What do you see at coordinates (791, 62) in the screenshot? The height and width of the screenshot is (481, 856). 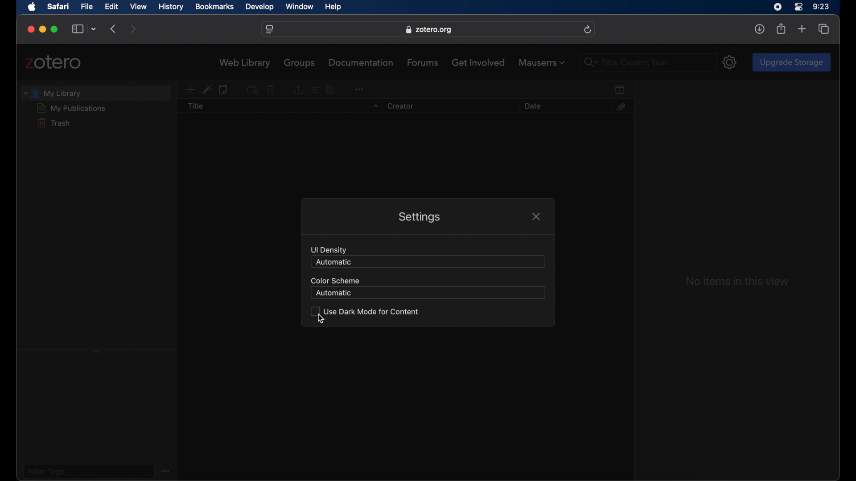 I see `upgrade storage` at bounding box center [791, 62].